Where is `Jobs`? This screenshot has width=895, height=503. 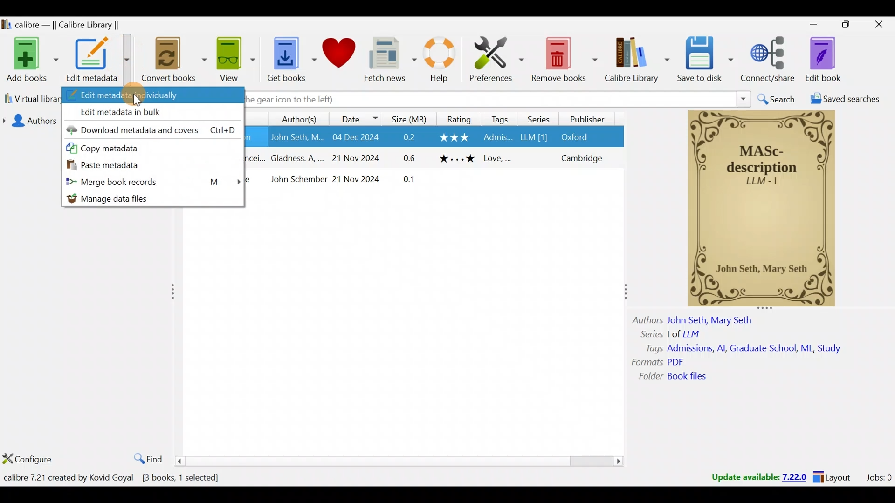 Jobs is located at coordinates (878, 479).